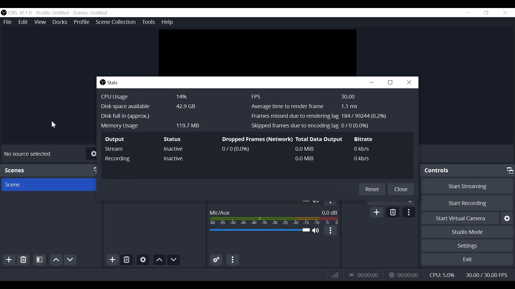  Describe the element at coordinates (28, 154) in the screenshot. I see `No source Selected` at that location.